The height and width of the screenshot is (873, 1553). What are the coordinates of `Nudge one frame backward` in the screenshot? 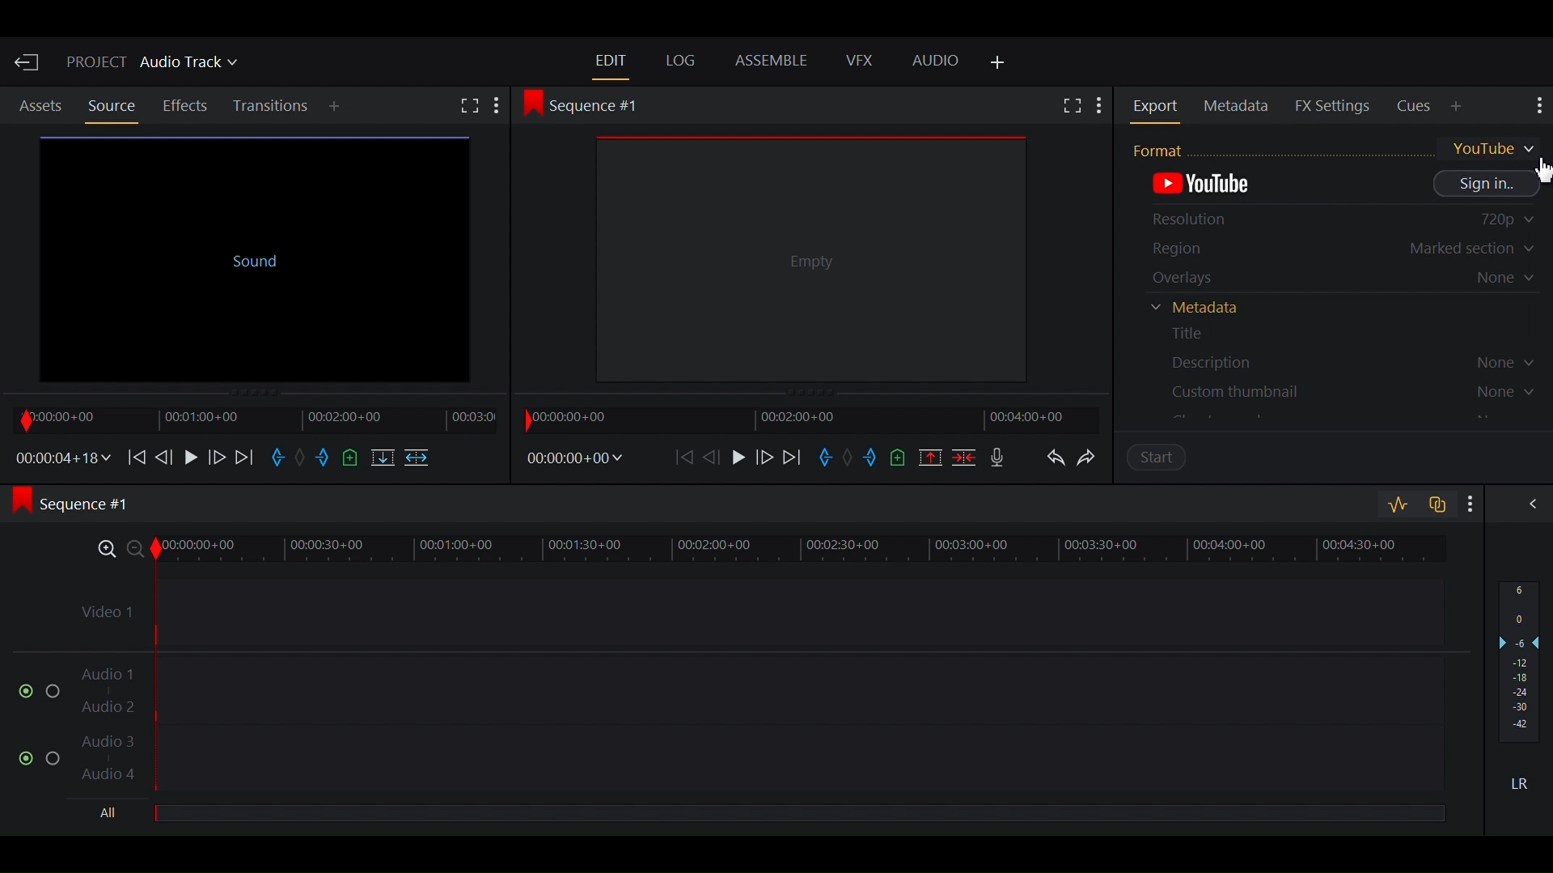 It's located at (166, 455).